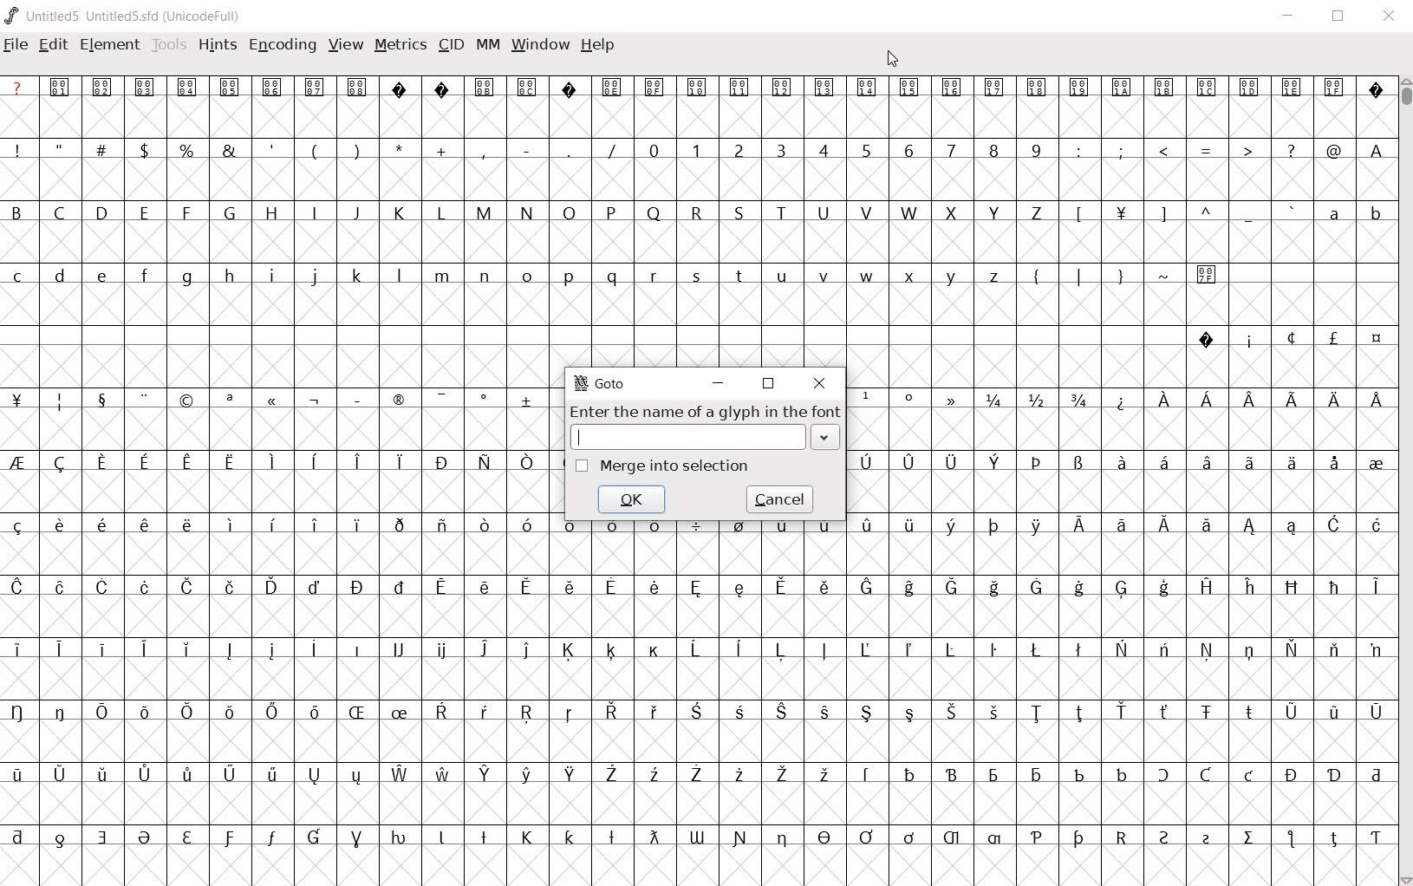  What do you see at coordinates (12, 15) in the screenshot?
I see `logo` at bounding box center [12, 15].